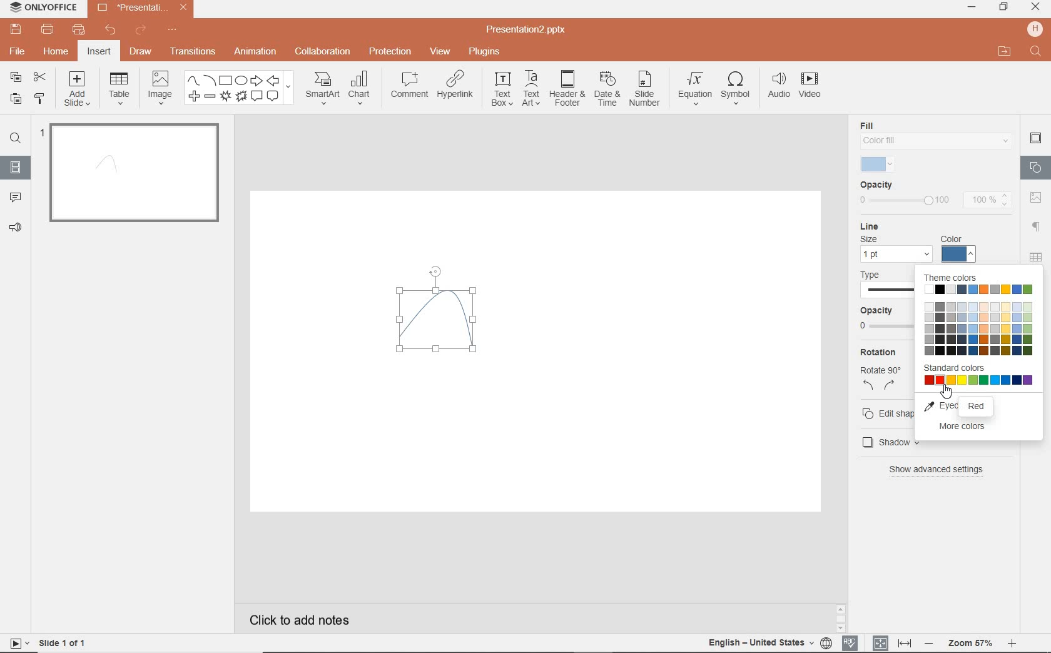 The height and width of the screenshot is (653, 1051). I want to click on ZOOM, so click(977, 643).